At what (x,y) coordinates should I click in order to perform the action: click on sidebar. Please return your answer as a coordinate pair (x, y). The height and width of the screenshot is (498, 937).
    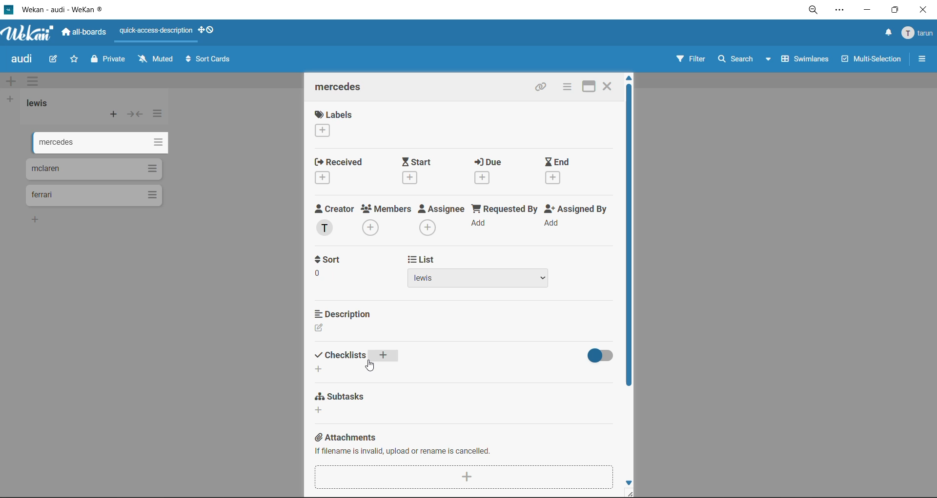
    Looking at the image, I should click on (922, 59).